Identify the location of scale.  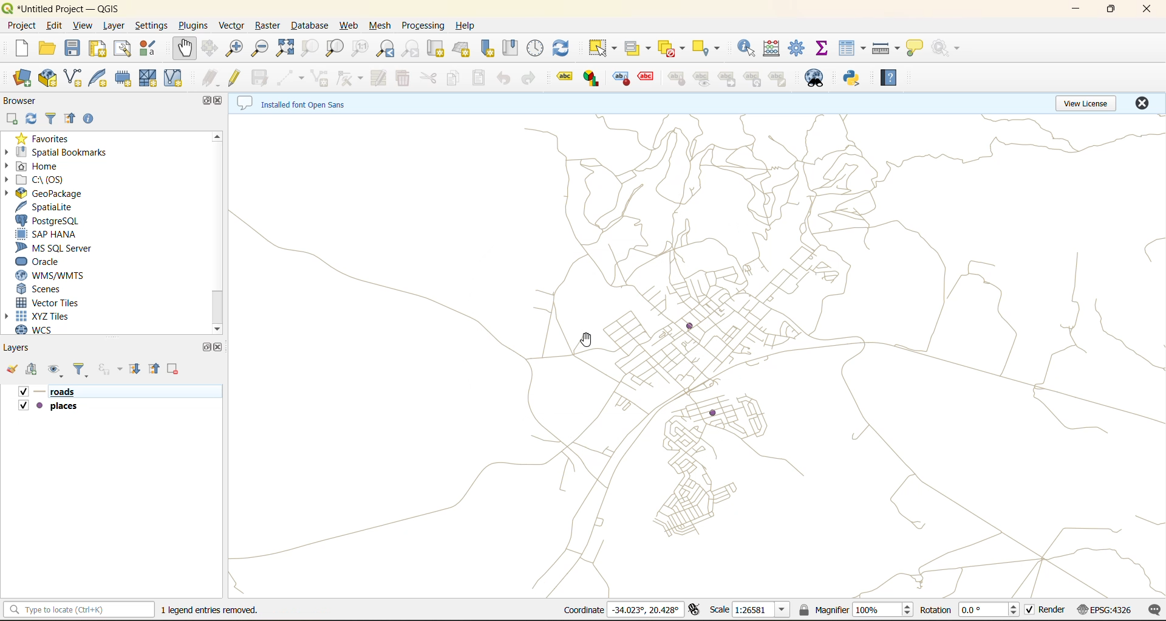
(750, 611).